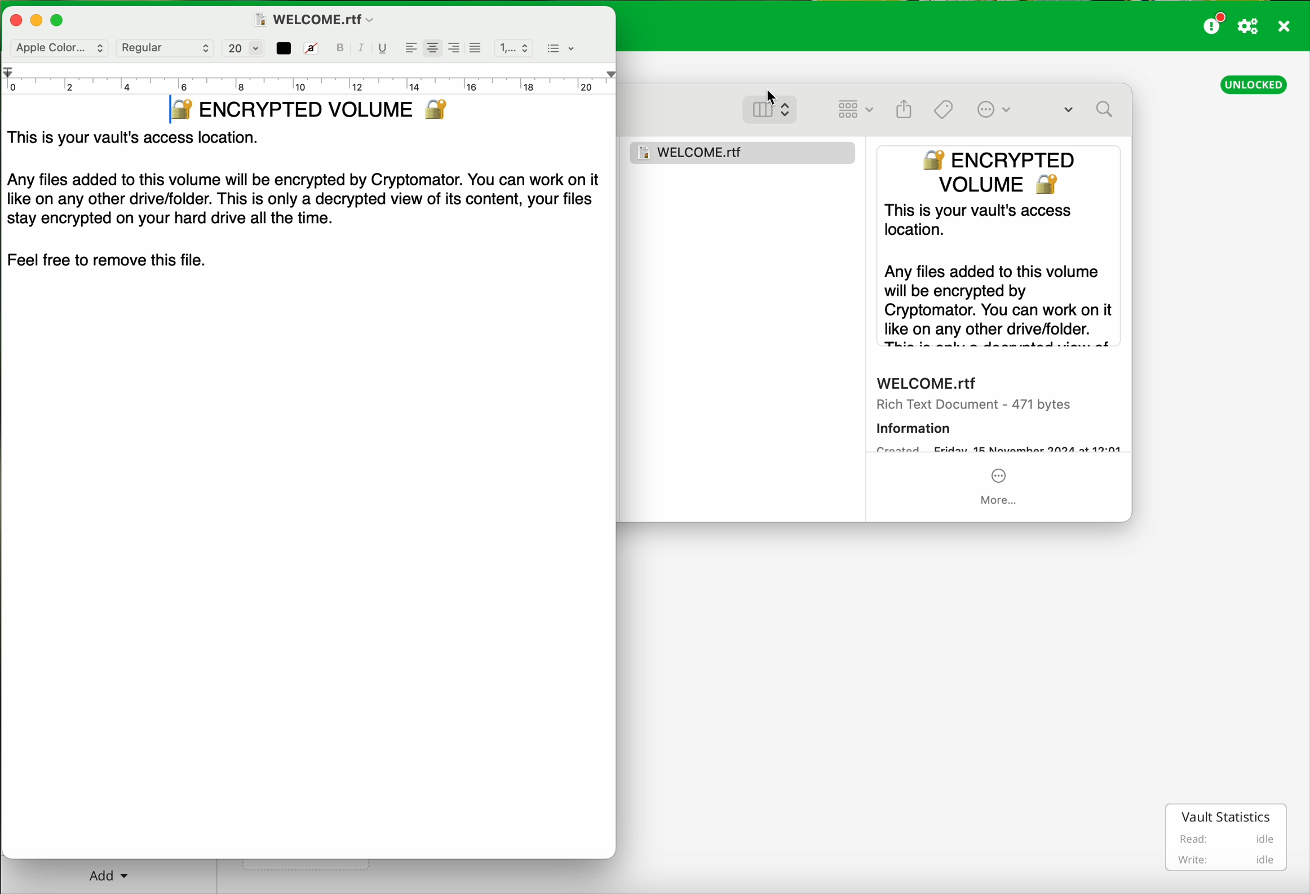 Image resolution: width=1310 pixels, height=894 pixels. What do you see at coordinates (453, 46) in the screenshot?
I see `right` at bounding box center [453, 46].